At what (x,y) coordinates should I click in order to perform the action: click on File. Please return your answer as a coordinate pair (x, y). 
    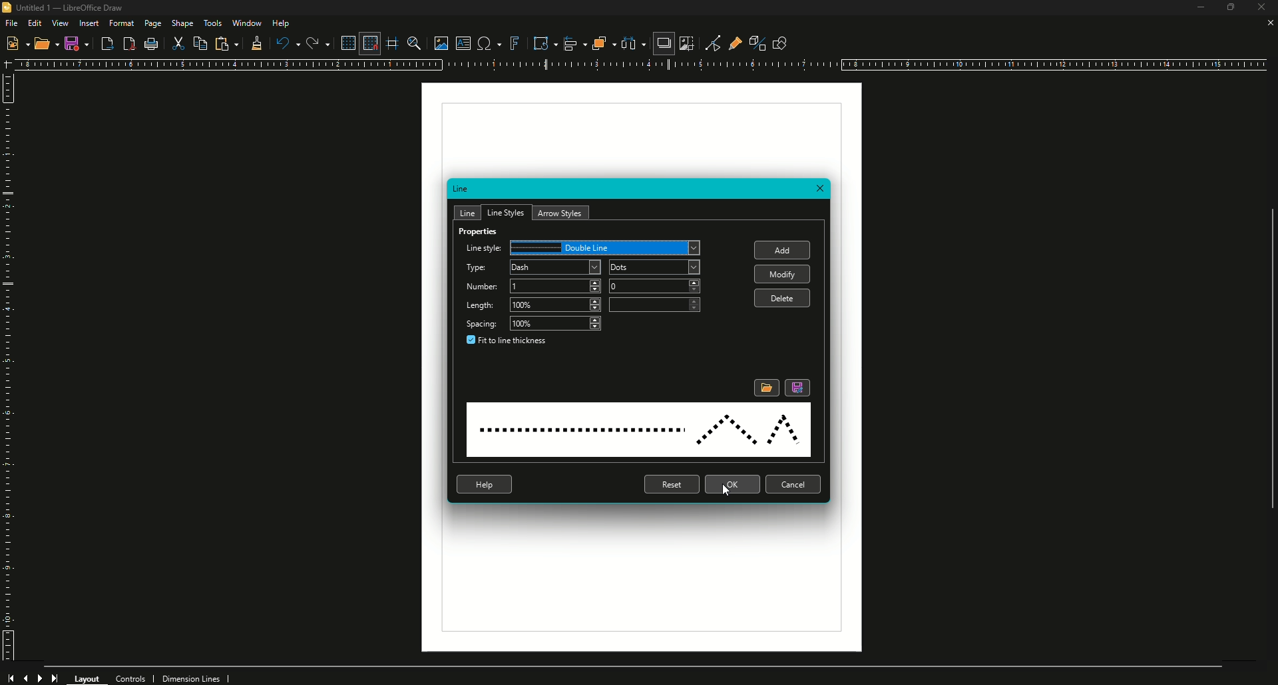
    Looking at the image, I should click on (11, 23).